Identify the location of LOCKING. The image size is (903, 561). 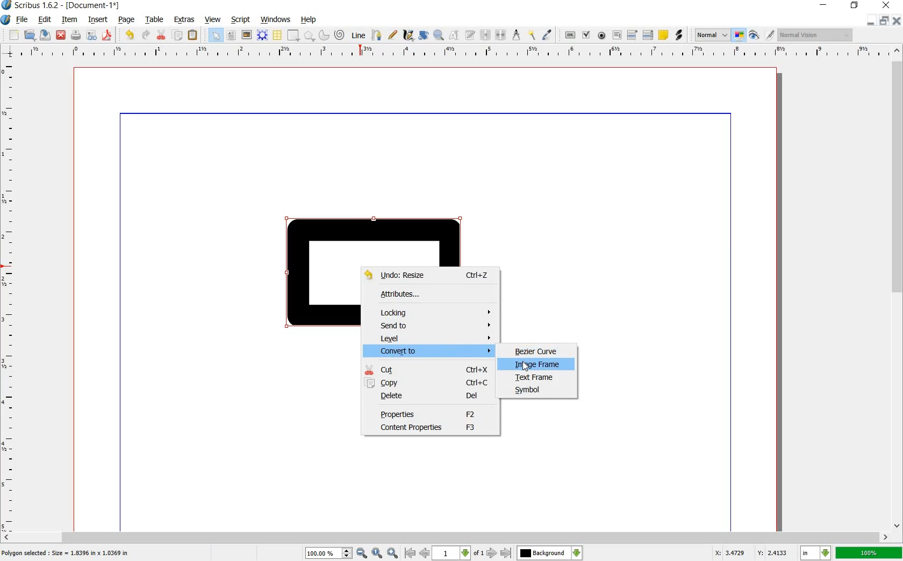
(433, 311).